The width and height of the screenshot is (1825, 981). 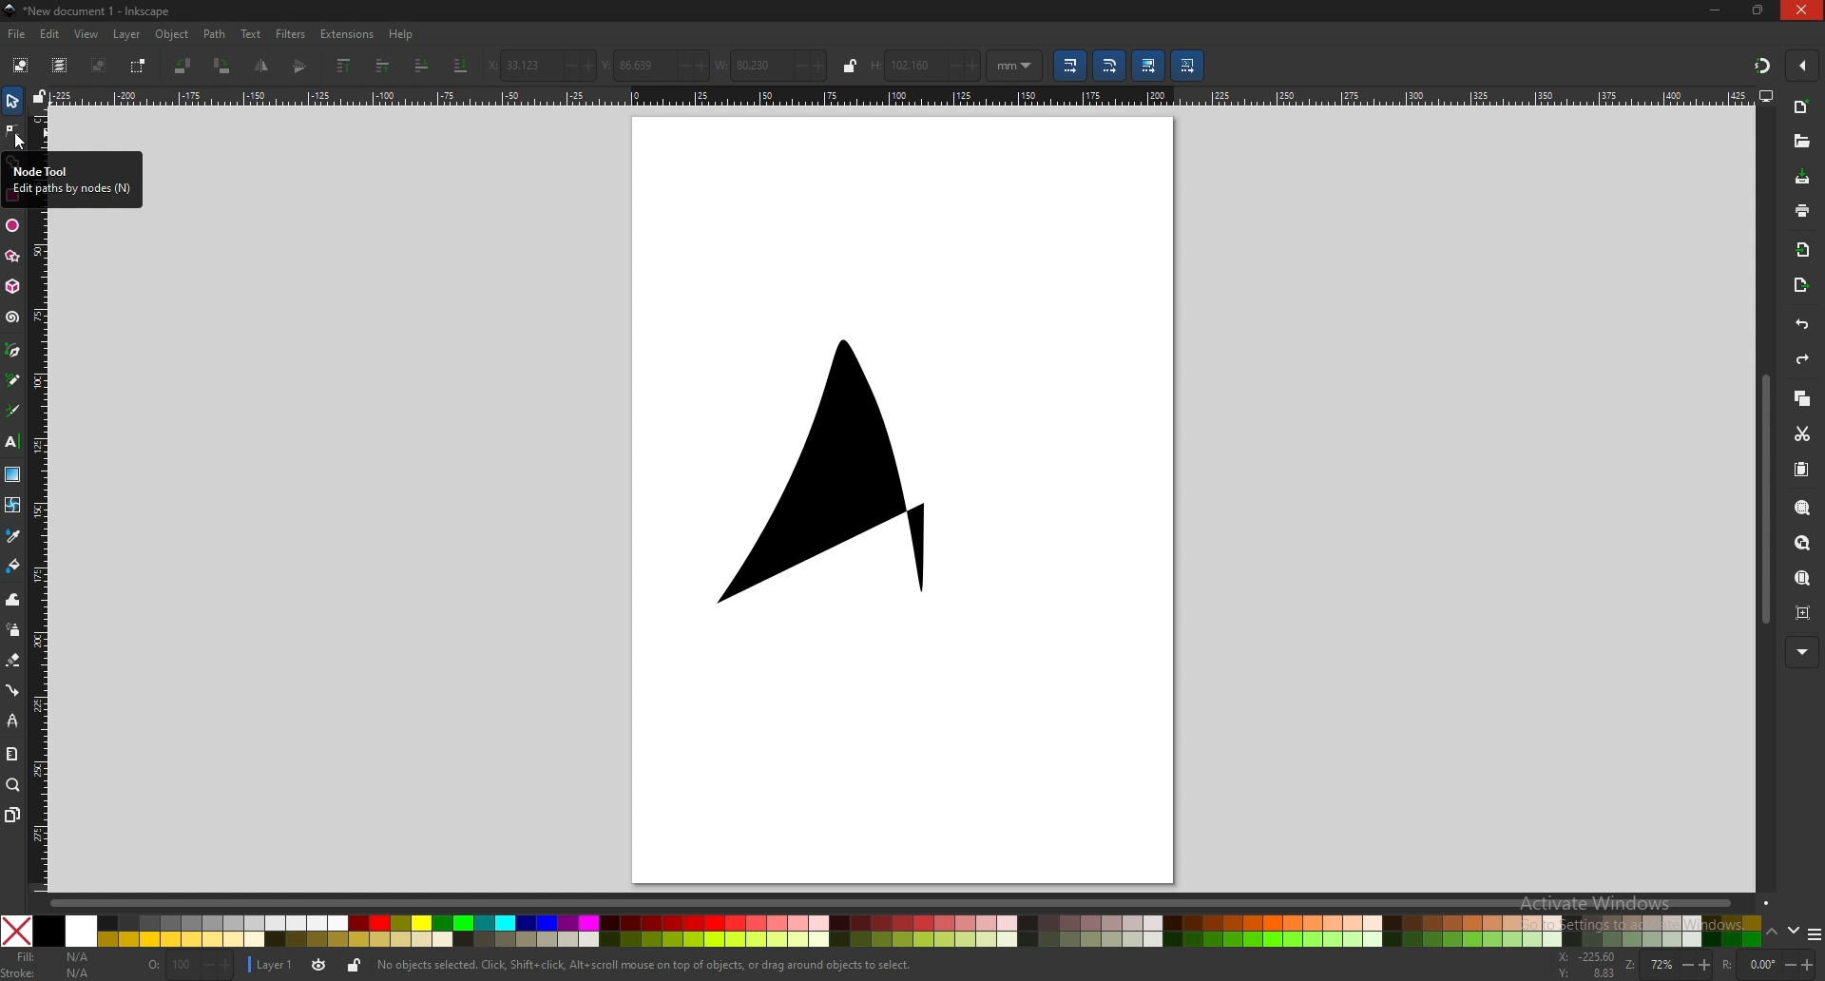 I want to click on raise selection one step, so click(x=385, y=67).